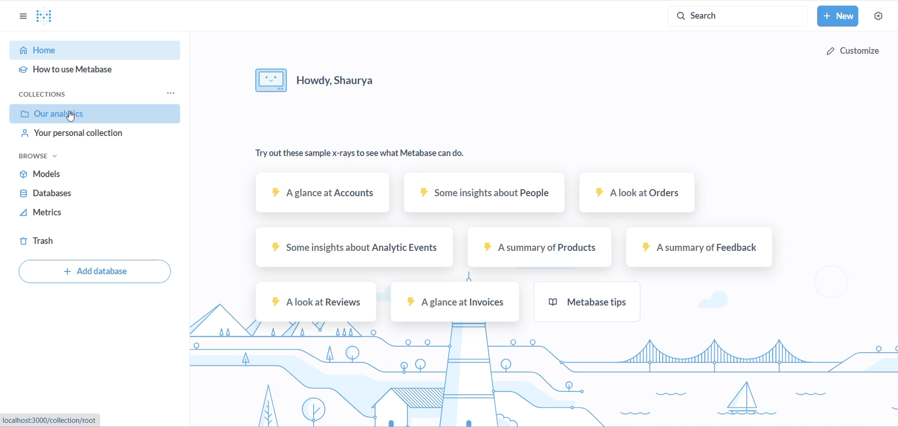  What do you see at coordinates (96, 70) in the screenshot?
I see `how to use Metabase` at bounding box center [96, 70].